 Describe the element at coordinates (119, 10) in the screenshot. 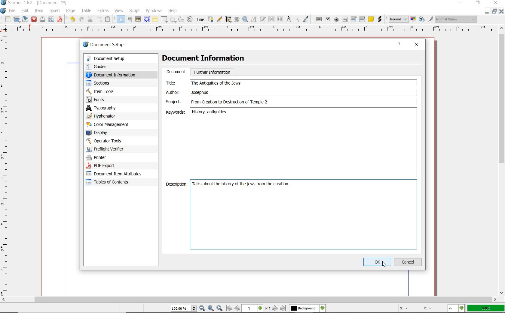

I see `view` at that location.